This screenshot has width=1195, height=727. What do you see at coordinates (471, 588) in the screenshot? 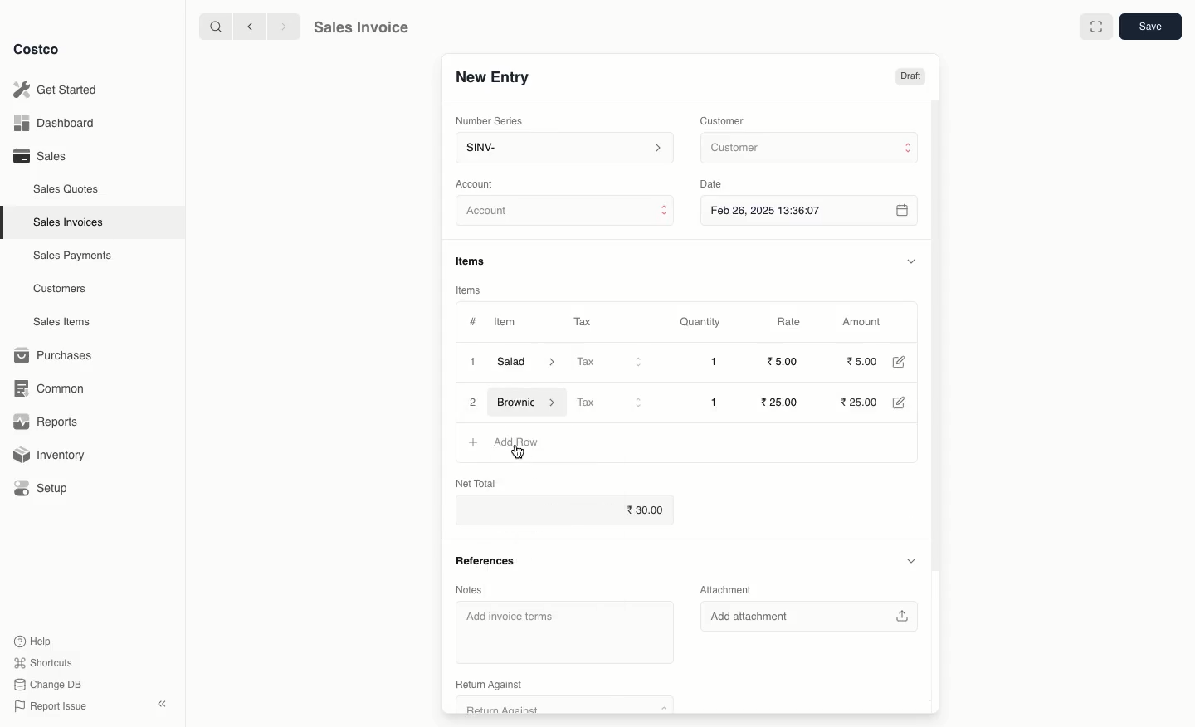
I see `Notes` at bounding box center [471, 588].